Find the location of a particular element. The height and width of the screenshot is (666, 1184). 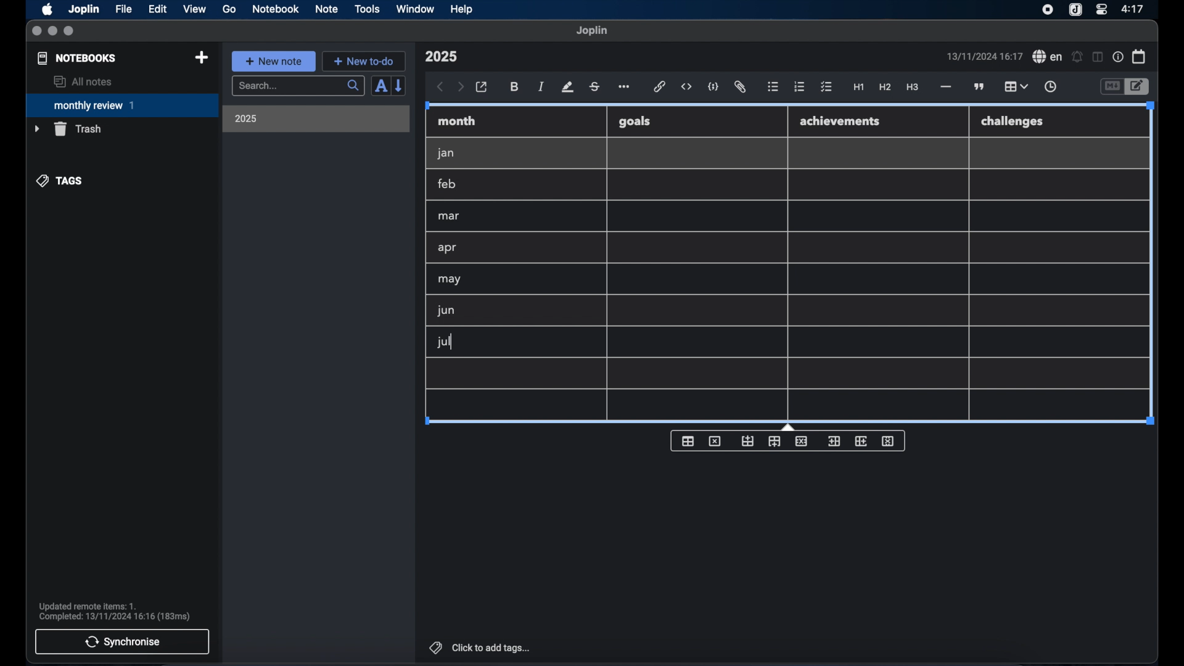

hyperlink is located at coordinates (660, 86).